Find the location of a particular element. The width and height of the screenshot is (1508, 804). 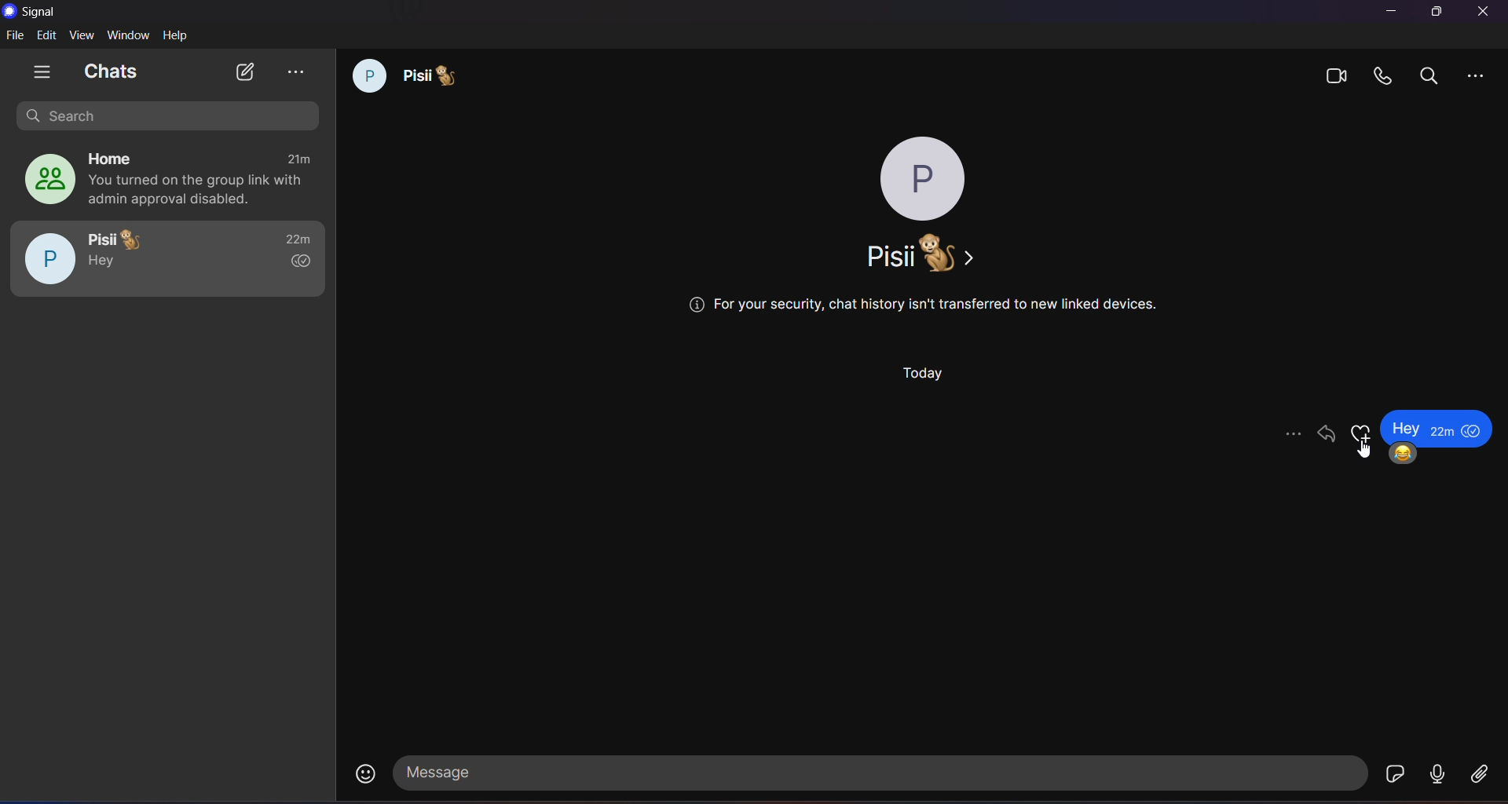

logo is located at coordinates (11, 12).